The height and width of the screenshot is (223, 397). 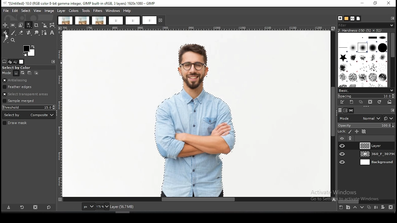 What do you see at coordinates (53, 61) in the screenshot?
I see `configure this tab` at bounding box center [53, 61].